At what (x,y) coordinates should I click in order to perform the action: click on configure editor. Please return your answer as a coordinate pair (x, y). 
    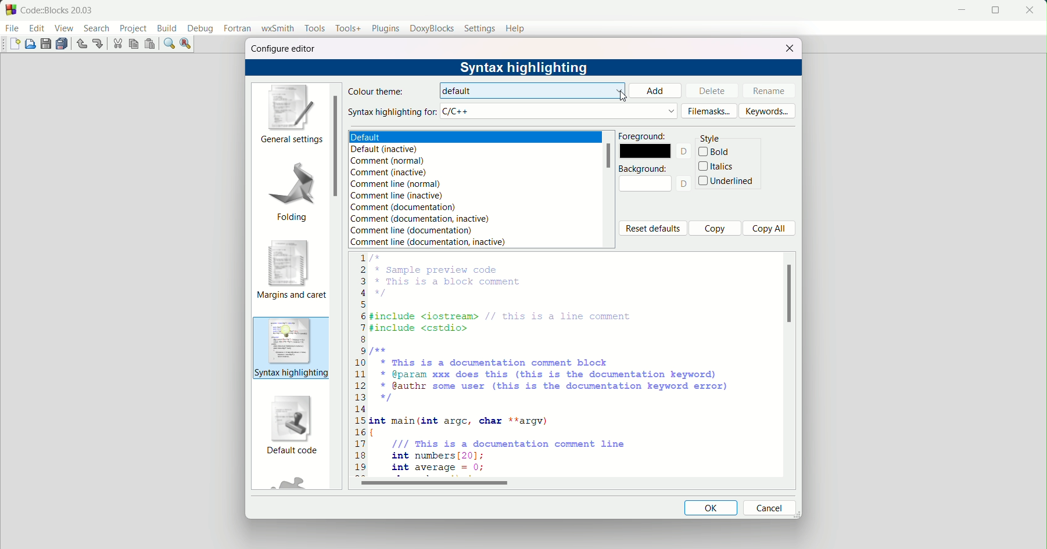
    Looking at the image, I should click on (284, 49).